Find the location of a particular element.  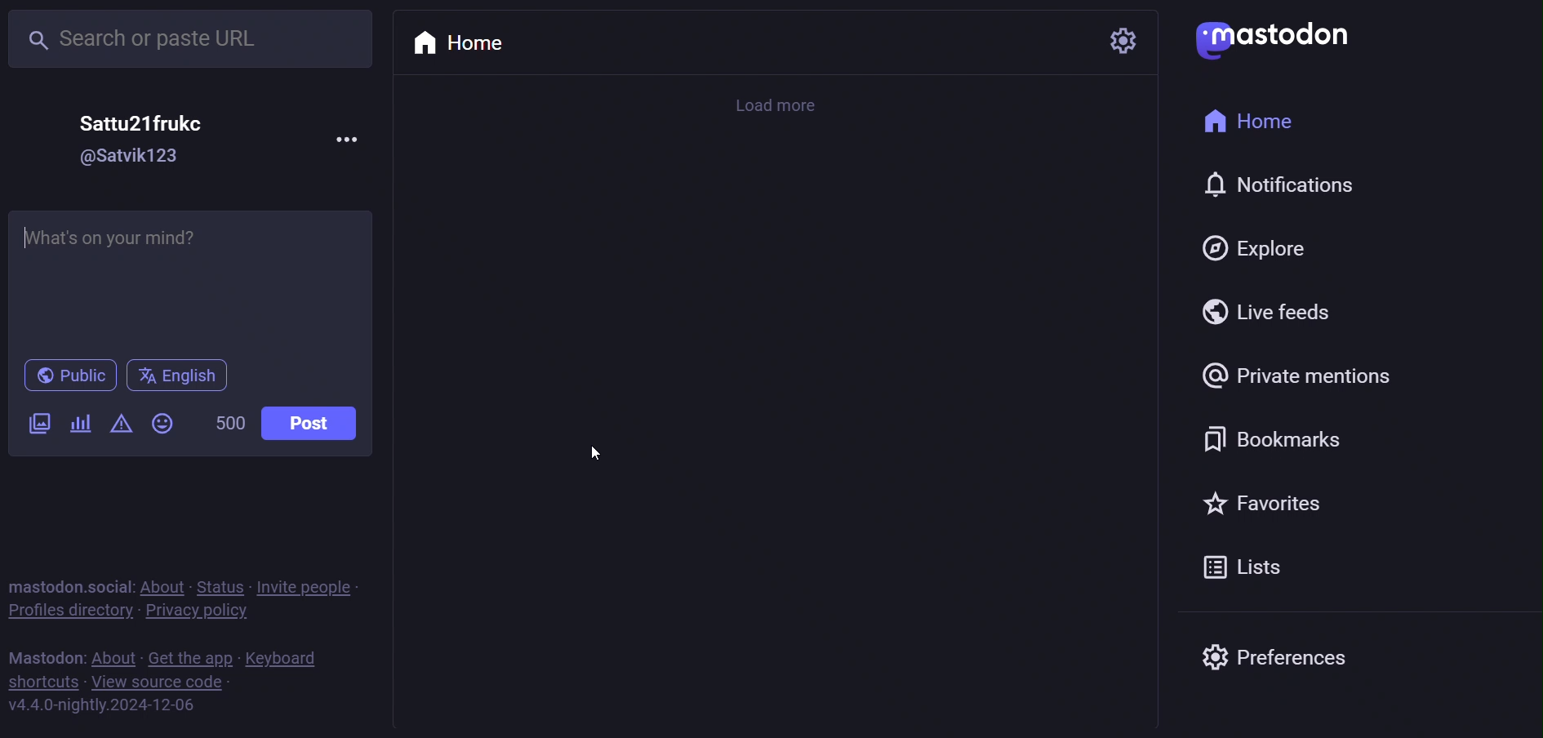

version is located at coordinates (98, 709).